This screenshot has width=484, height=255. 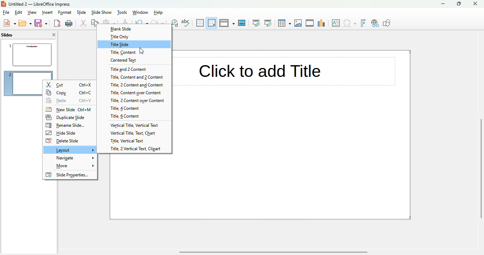 I want to click on delete slide, so click(x=69, y=141).